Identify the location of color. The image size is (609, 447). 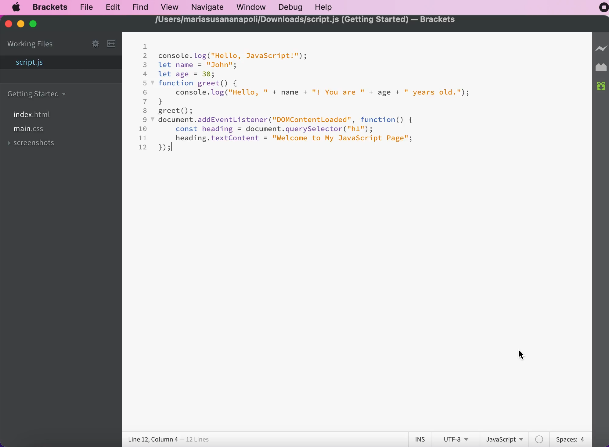
(540, 439).